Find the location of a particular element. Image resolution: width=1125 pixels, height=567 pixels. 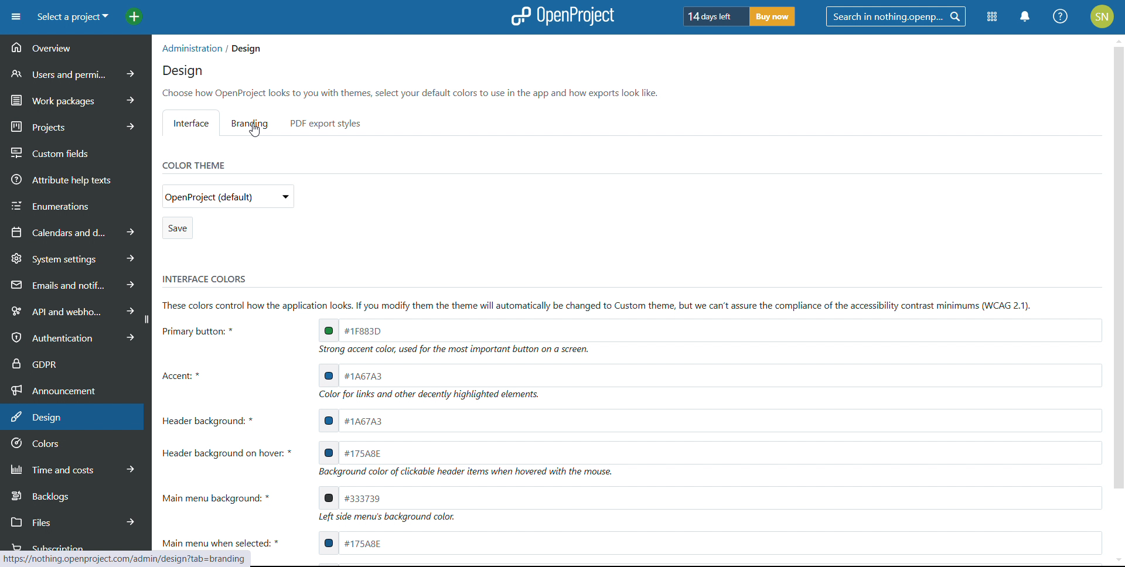

i Header background on hover: * is located at coordinates (231, 451).